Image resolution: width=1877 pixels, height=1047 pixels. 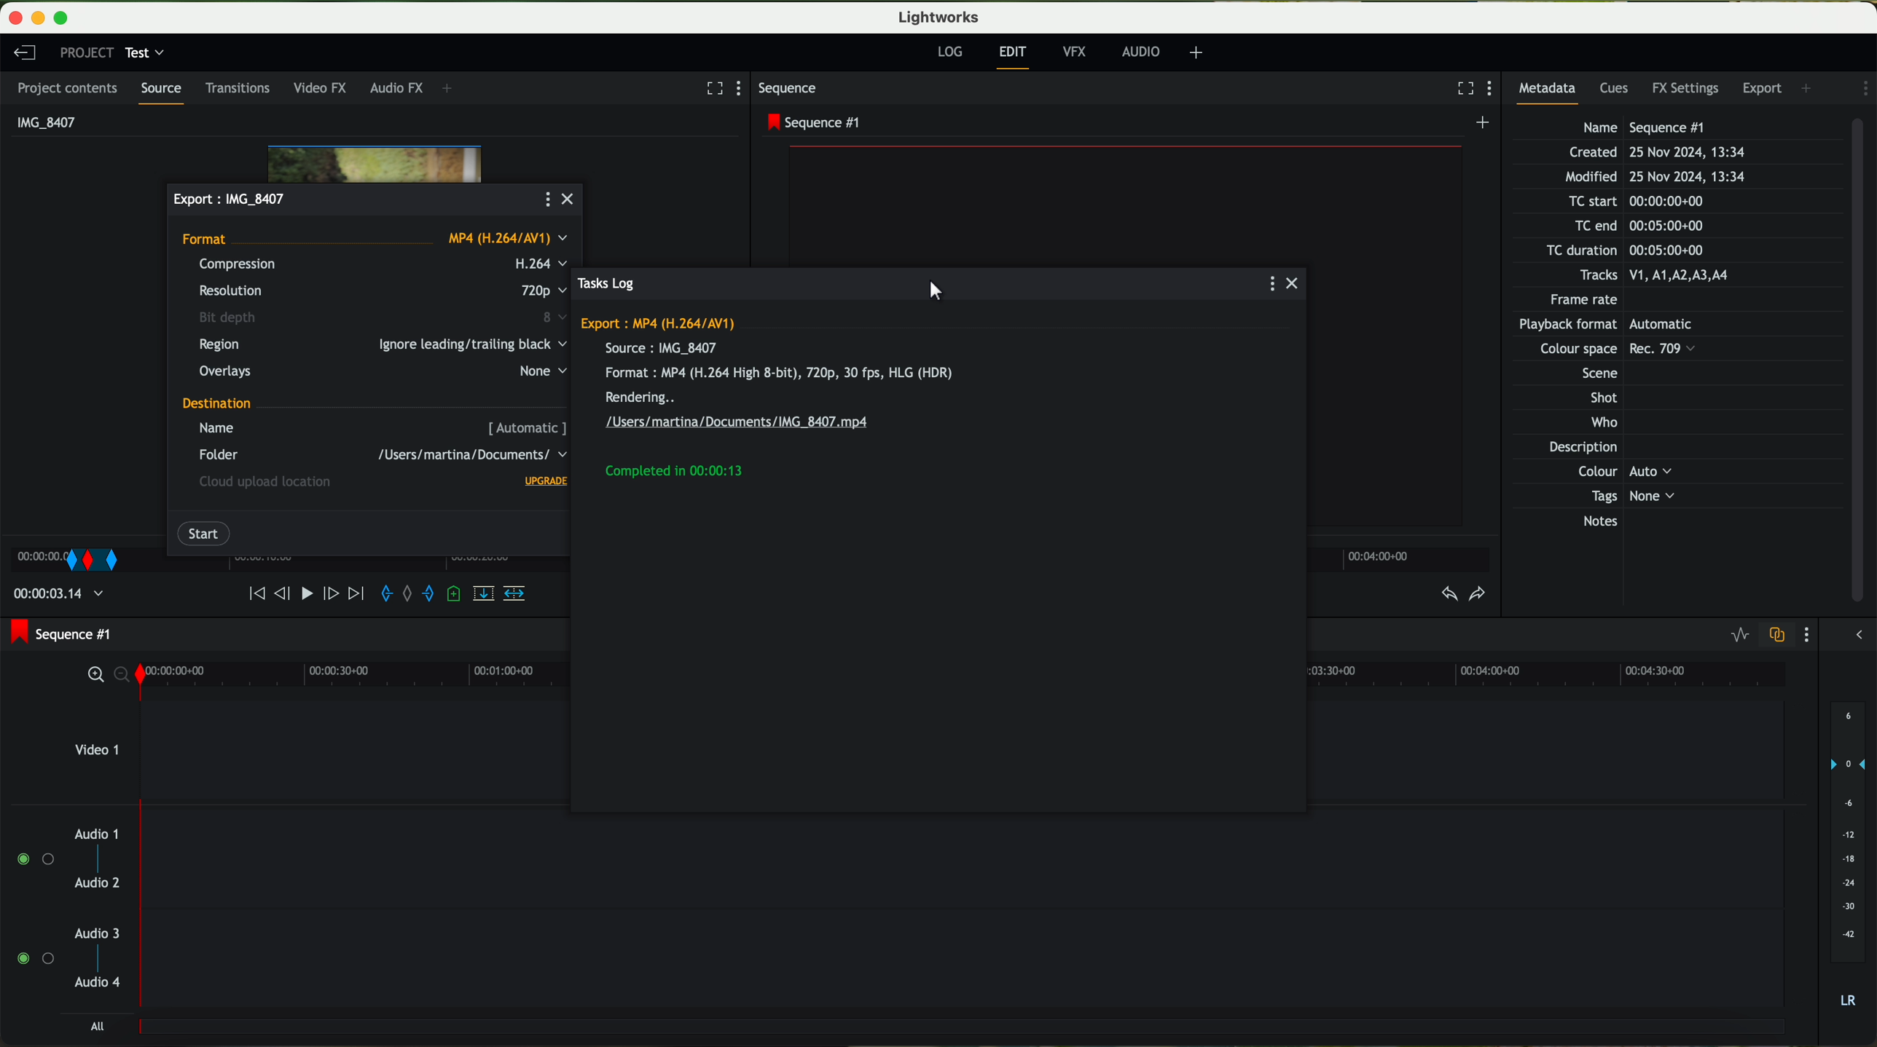 What do you see at coordinates (70, 560) in the screenshot?
I see `right click` at bounding box center [70, 560].